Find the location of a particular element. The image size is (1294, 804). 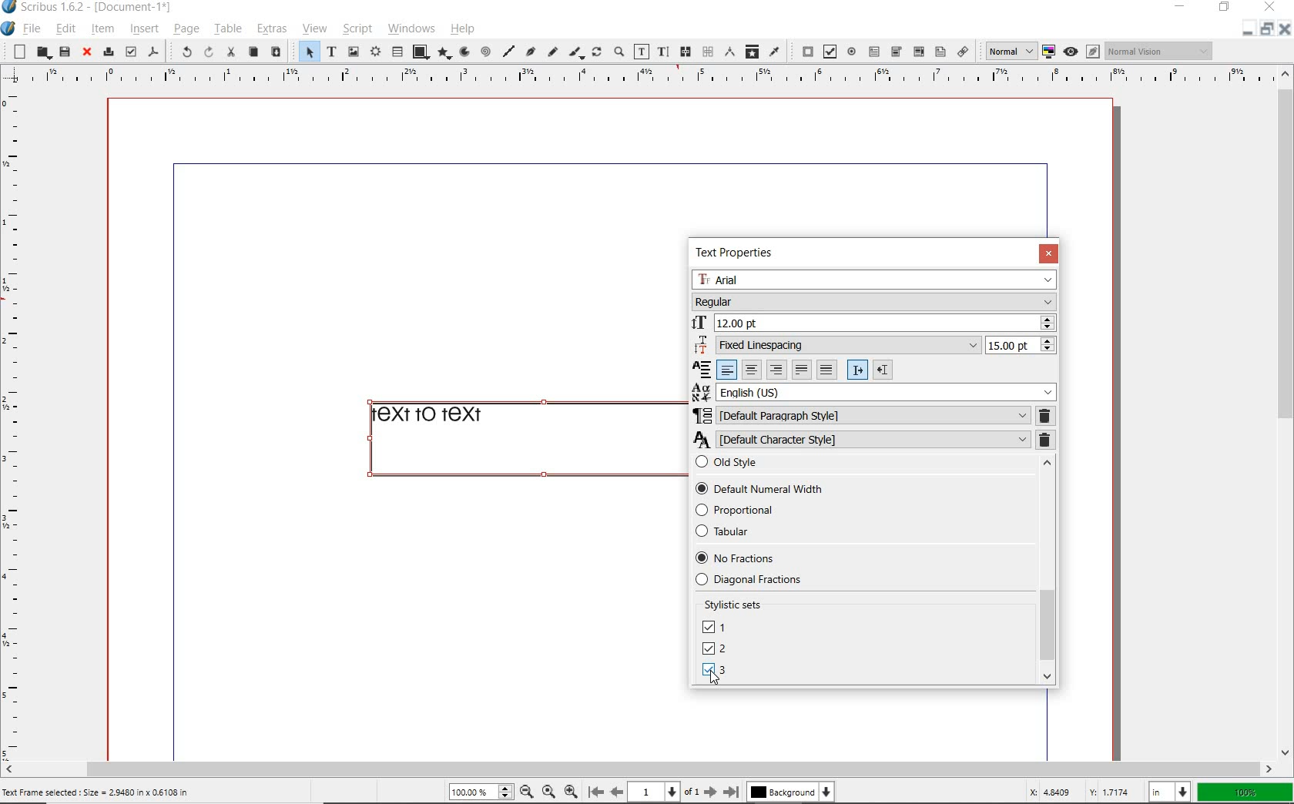

spiral is located at coordinates (485, 52).